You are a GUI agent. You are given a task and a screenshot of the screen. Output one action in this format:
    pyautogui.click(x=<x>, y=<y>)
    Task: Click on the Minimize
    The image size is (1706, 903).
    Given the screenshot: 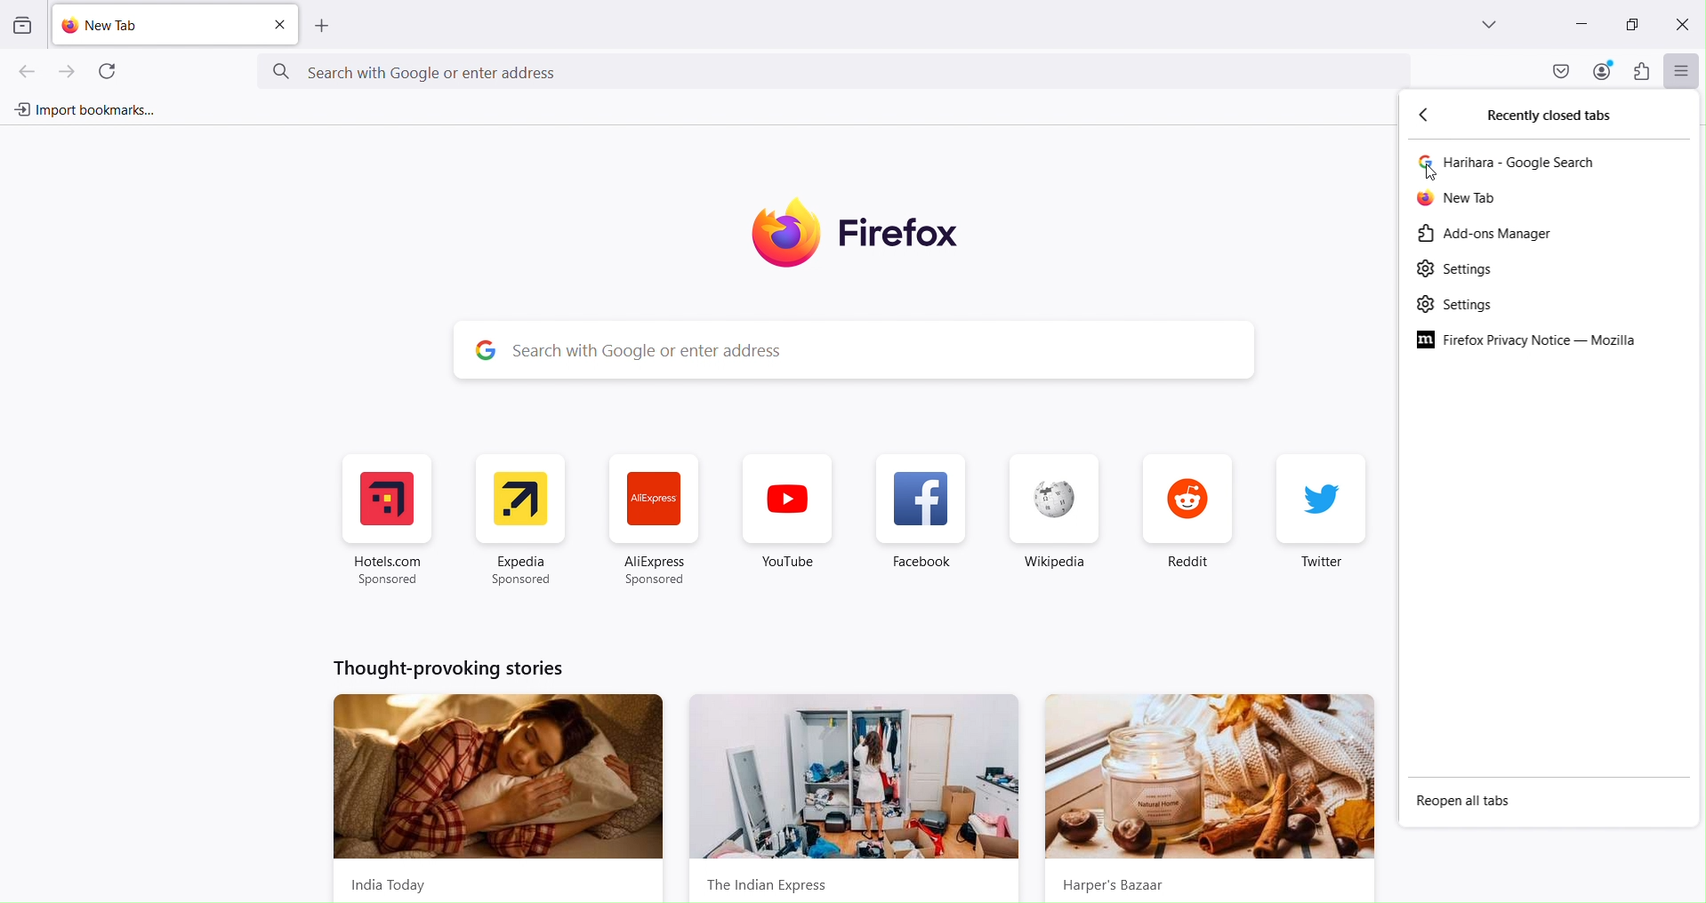 What is the action you would take?
    pyautogui.click(x=1580, y=25)
    